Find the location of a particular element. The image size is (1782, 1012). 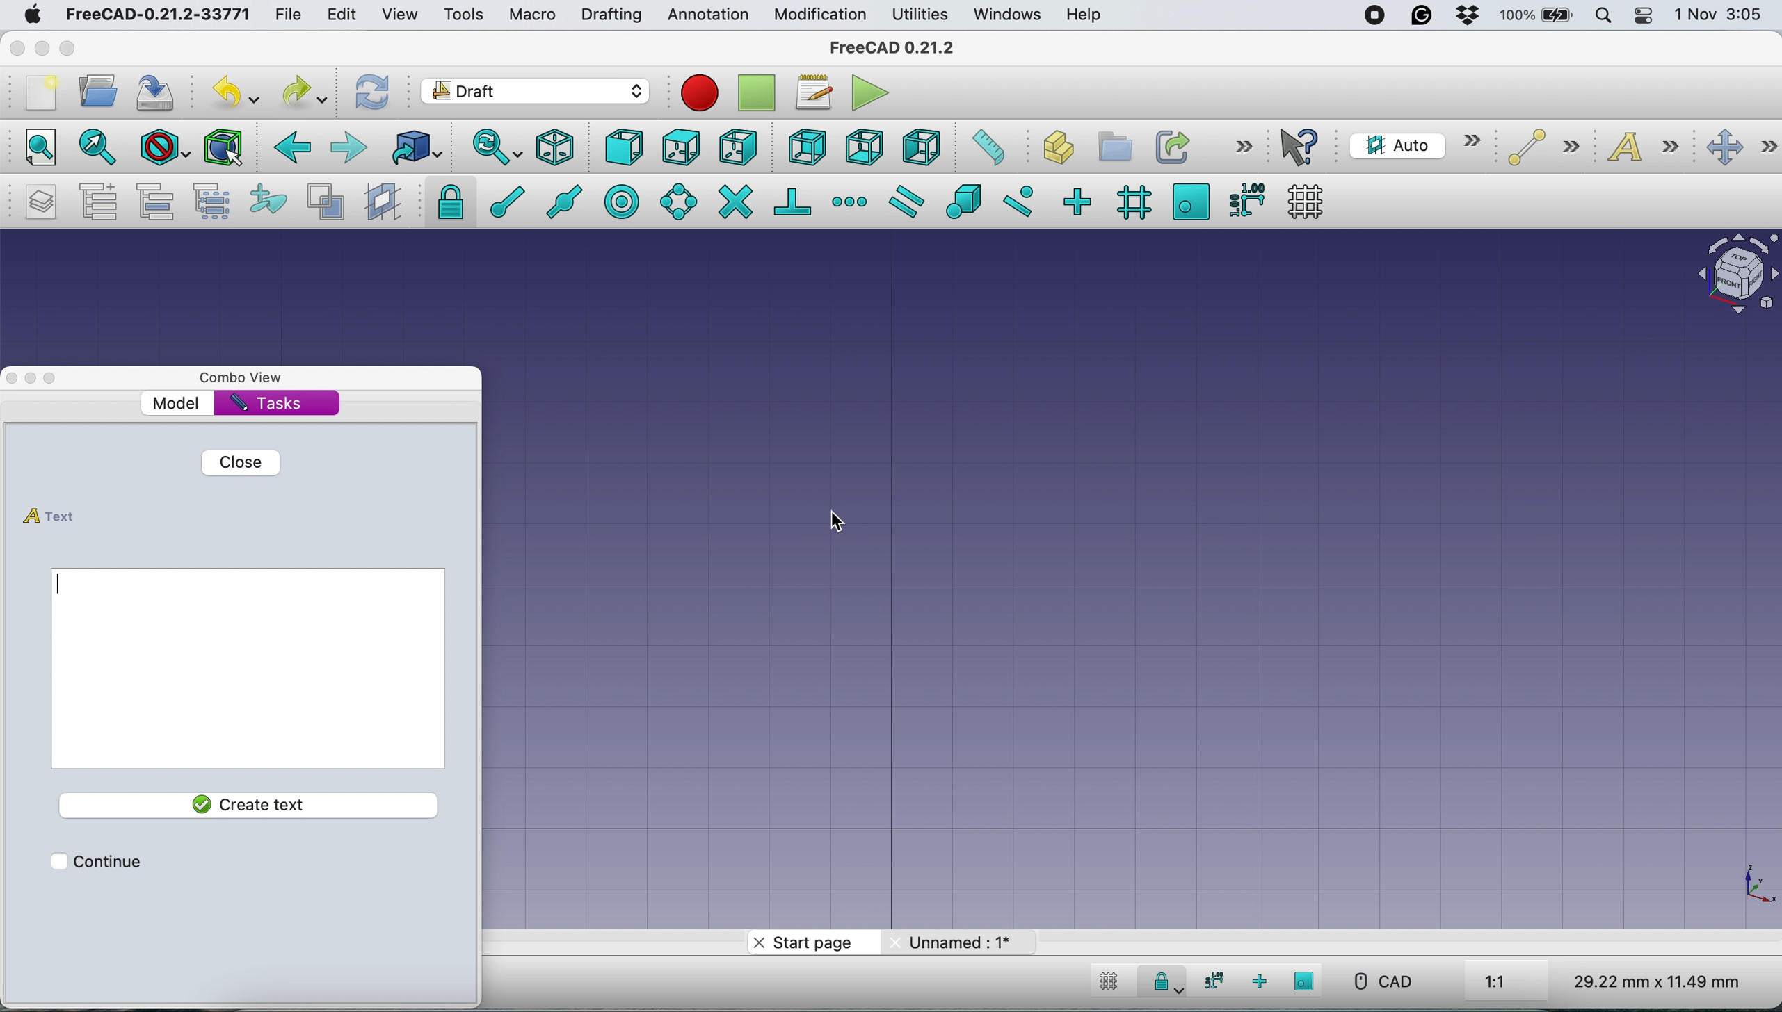

start page is located at coordinates (798, 940).